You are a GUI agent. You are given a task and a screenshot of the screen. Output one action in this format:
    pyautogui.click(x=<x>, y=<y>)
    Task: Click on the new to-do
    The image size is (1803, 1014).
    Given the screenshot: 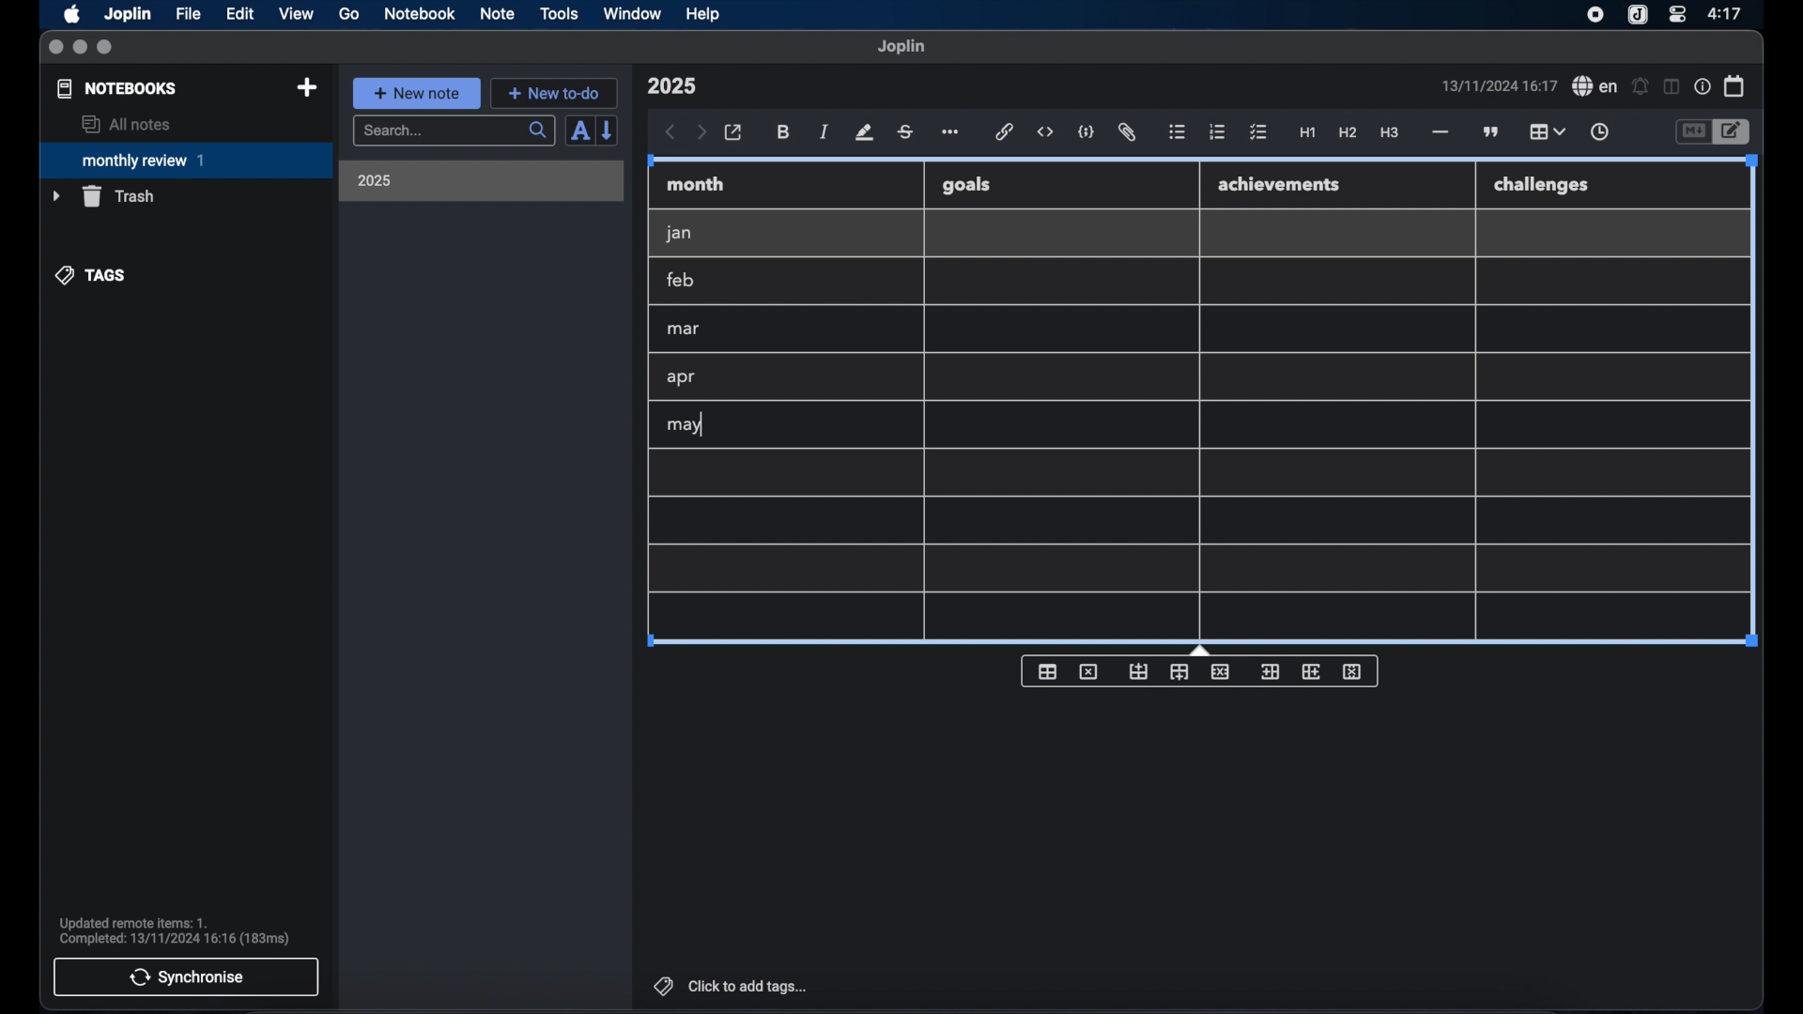 What is the action you would take?
    pyautogui.click(x=555, y=93)
    